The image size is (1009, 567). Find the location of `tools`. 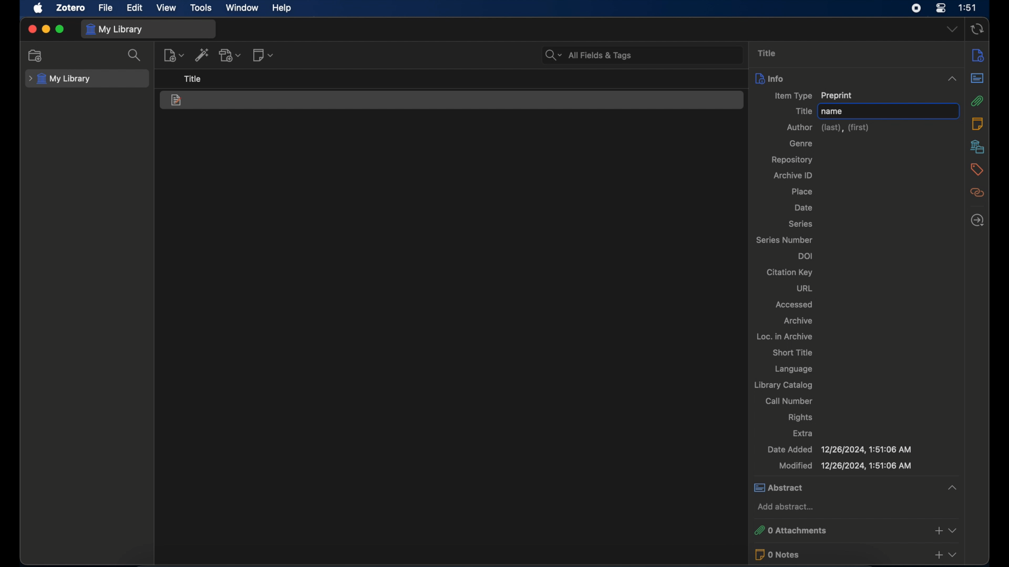

tools is located at coordinates (201, 8).